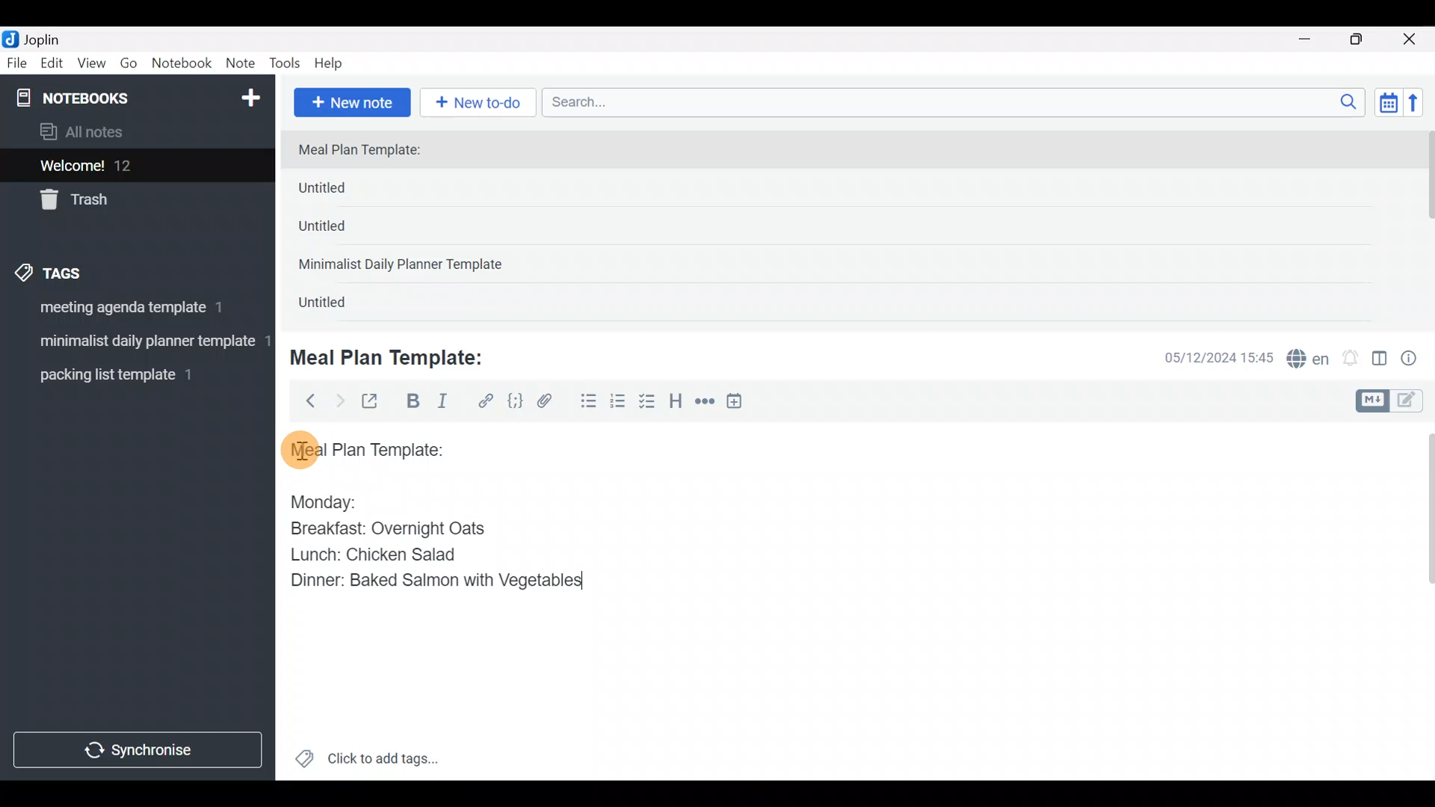 The height and width of the screenshot is (807, 1435). What do you see at coordinates (334, 61) in the screenshot?
I see `Help` at bounding box center [334, 61].